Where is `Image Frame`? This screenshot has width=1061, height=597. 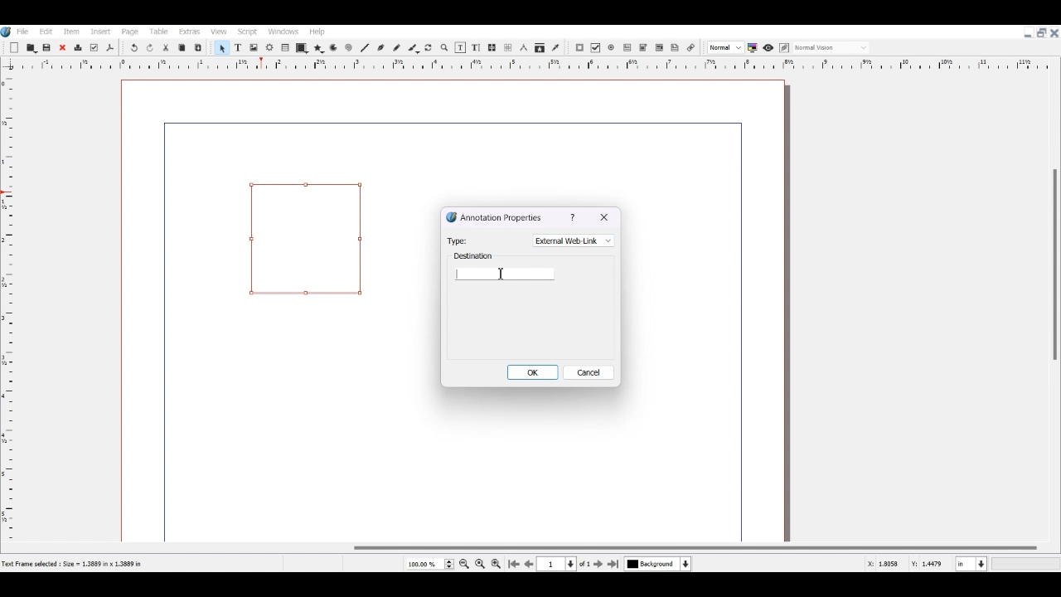
Image Frame is located at coordinates (254, 47).